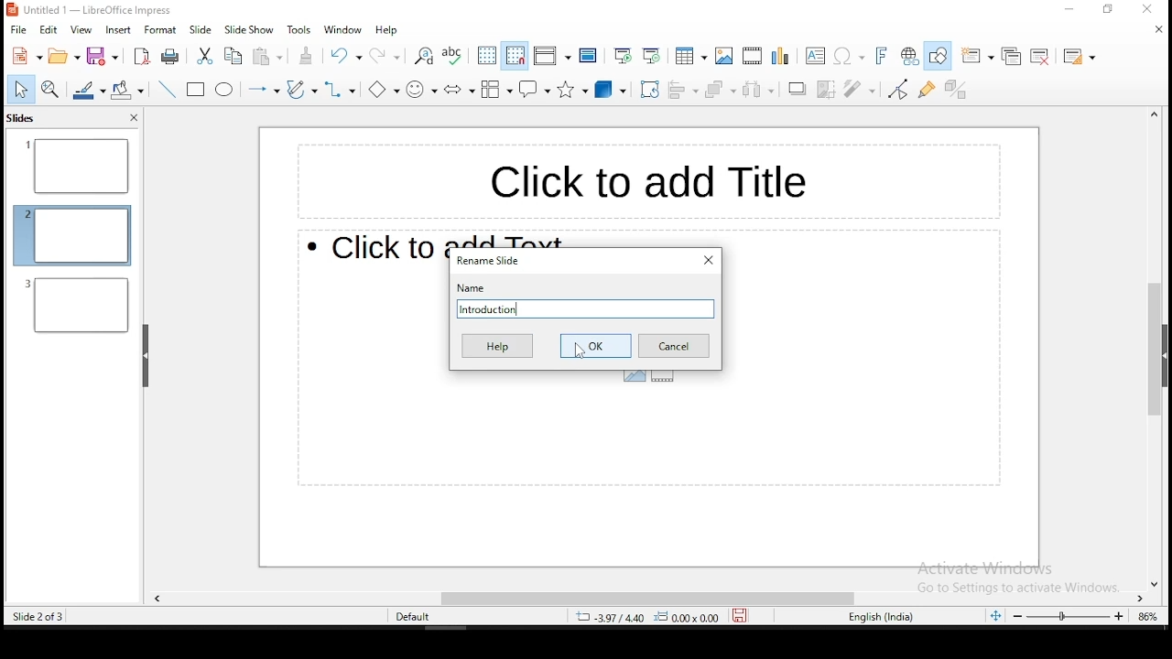  Describe the element at coordinates (993, 616) in the screenshot. I see `fit slide to current window` at that location.